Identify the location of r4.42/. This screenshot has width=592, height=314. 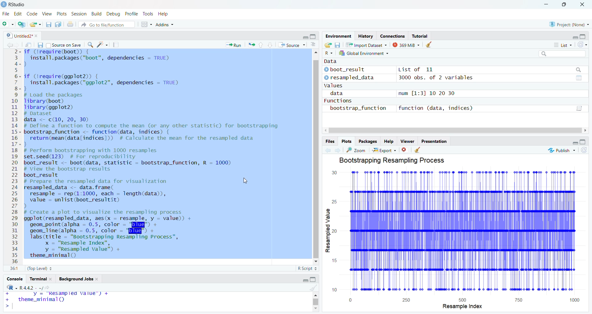
(28, 287).